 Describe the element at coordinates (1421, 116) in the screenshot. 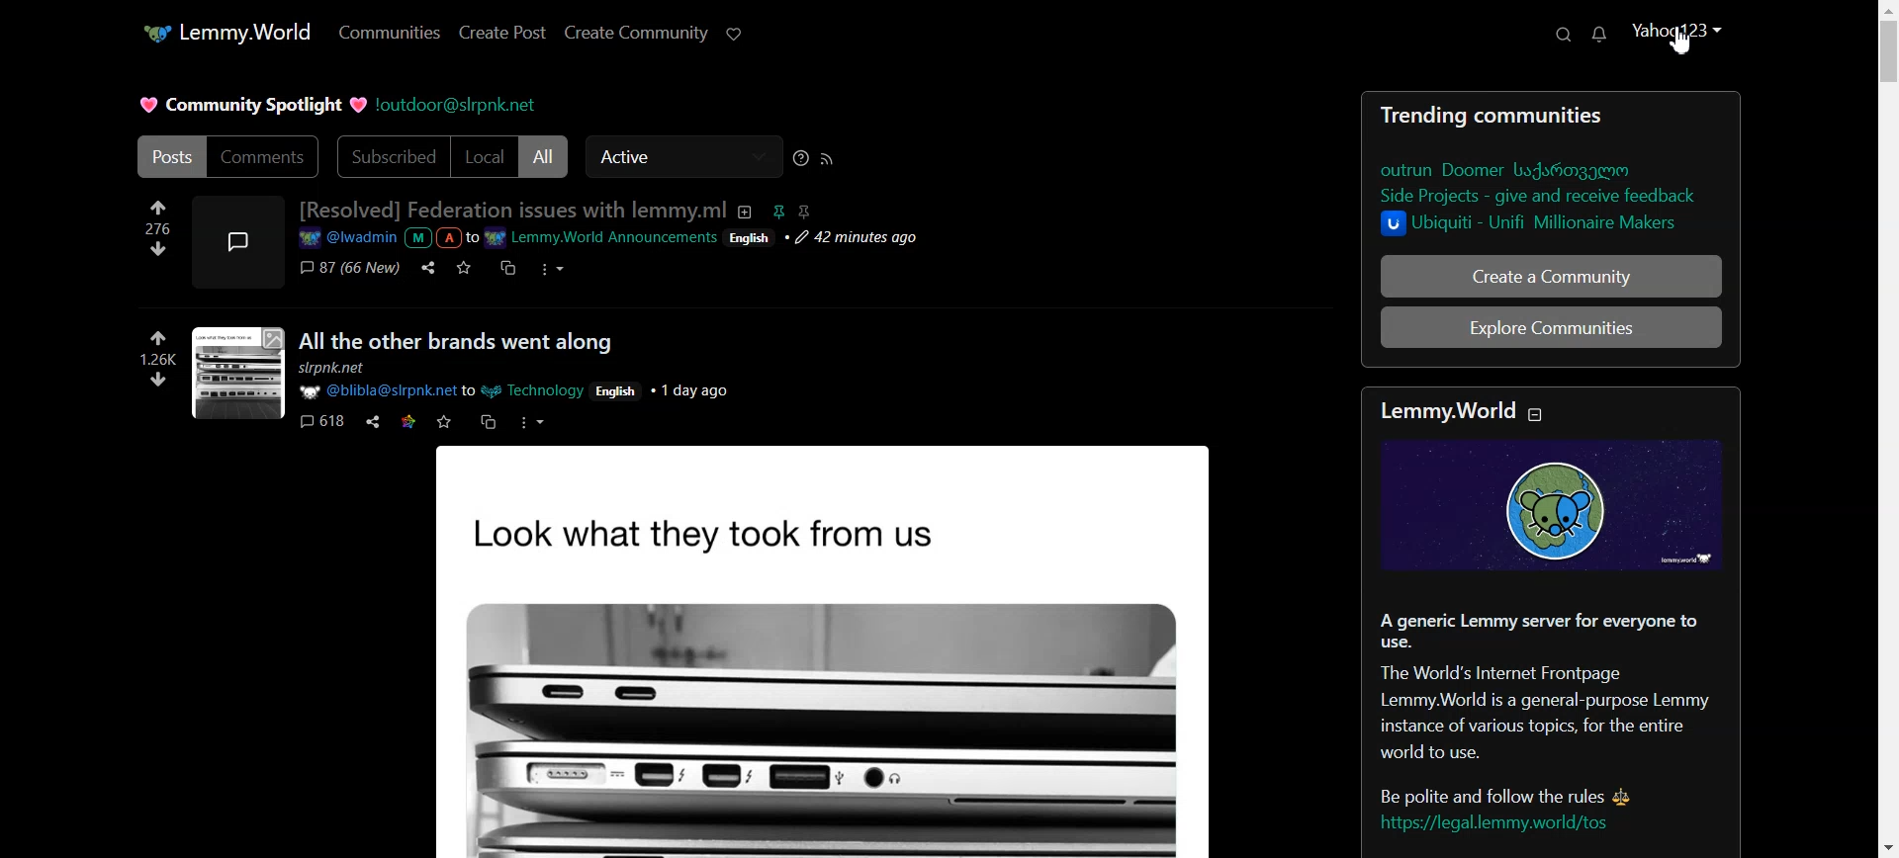

I see `trending` at that location.